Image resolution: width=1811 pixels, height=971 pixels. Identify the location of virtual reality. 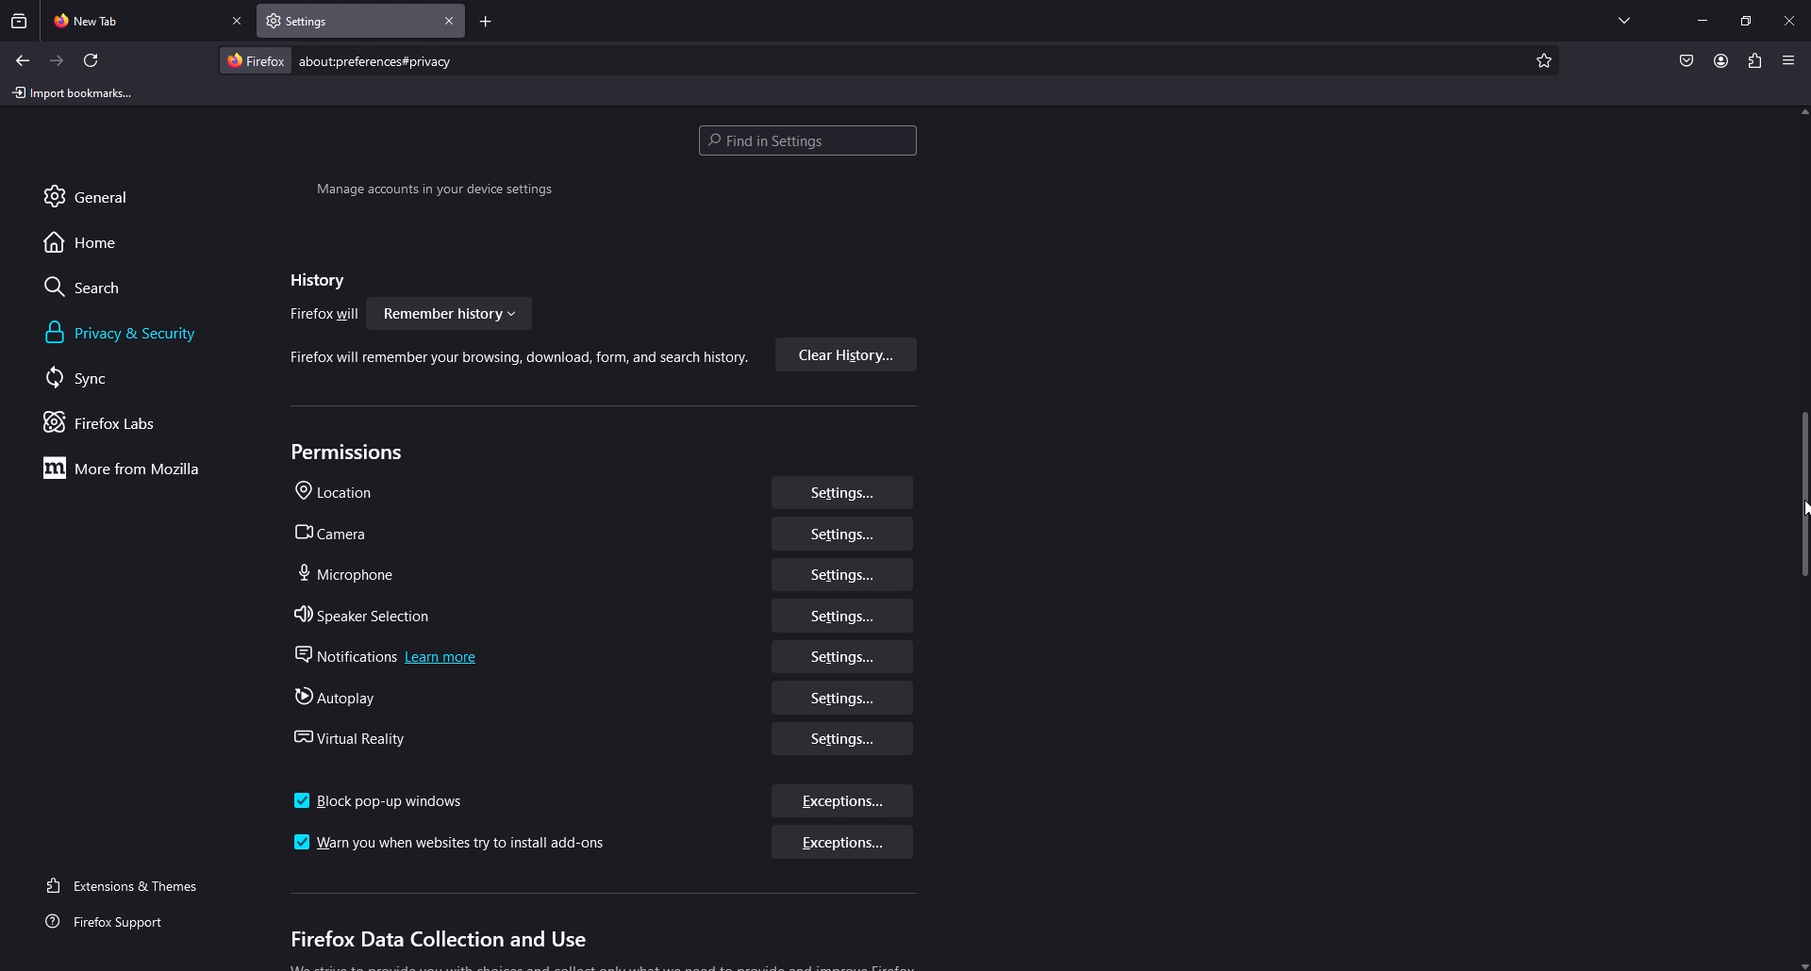
(359, 737).